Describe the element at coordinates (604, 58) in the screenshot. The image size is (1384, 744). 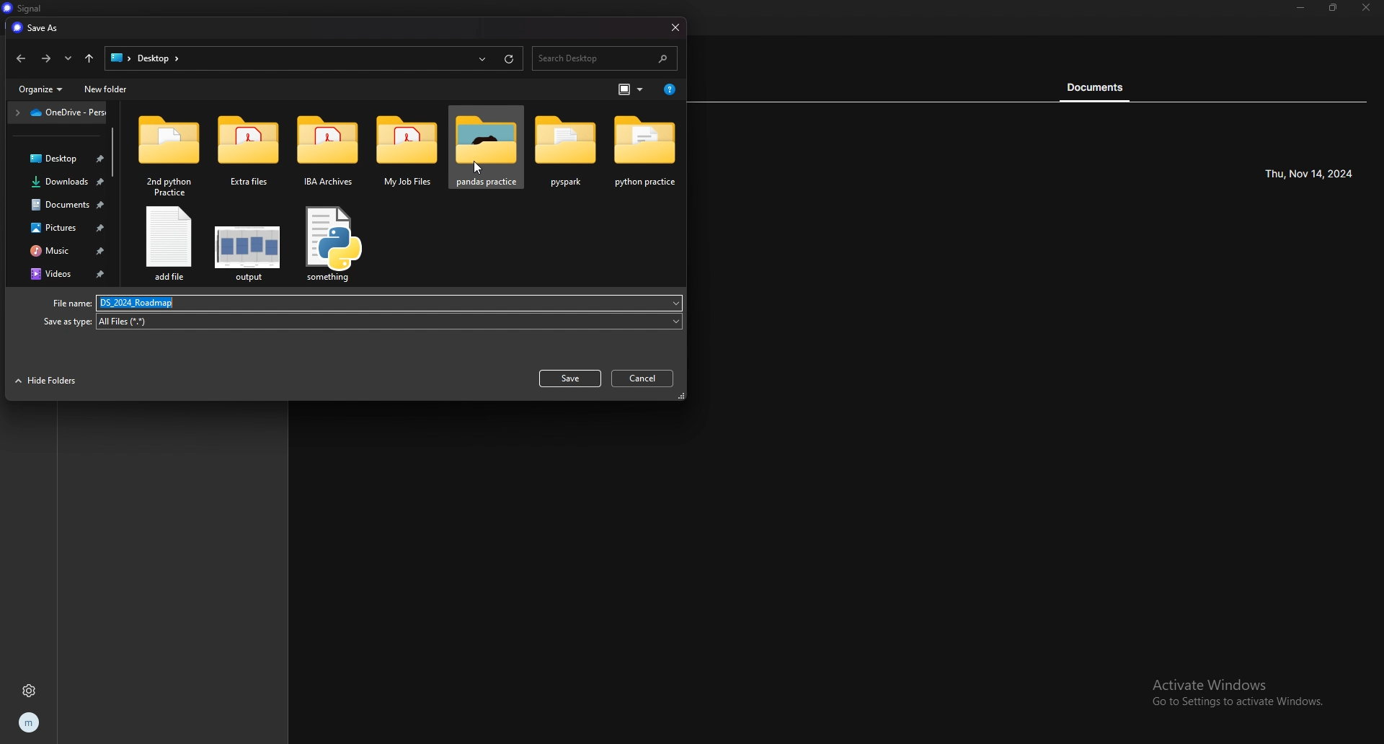
I see `search desktop` at that location.